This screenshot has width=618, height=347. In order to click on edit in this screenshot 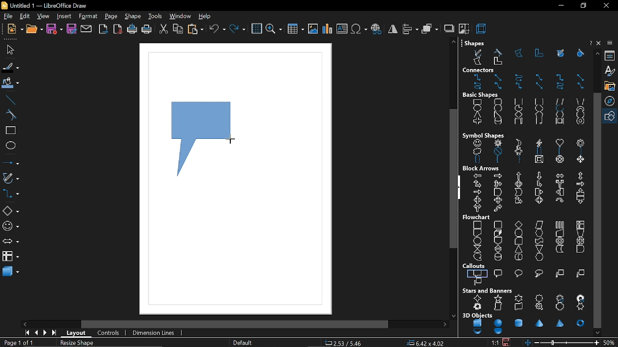, I will do `click(24, 16)`.